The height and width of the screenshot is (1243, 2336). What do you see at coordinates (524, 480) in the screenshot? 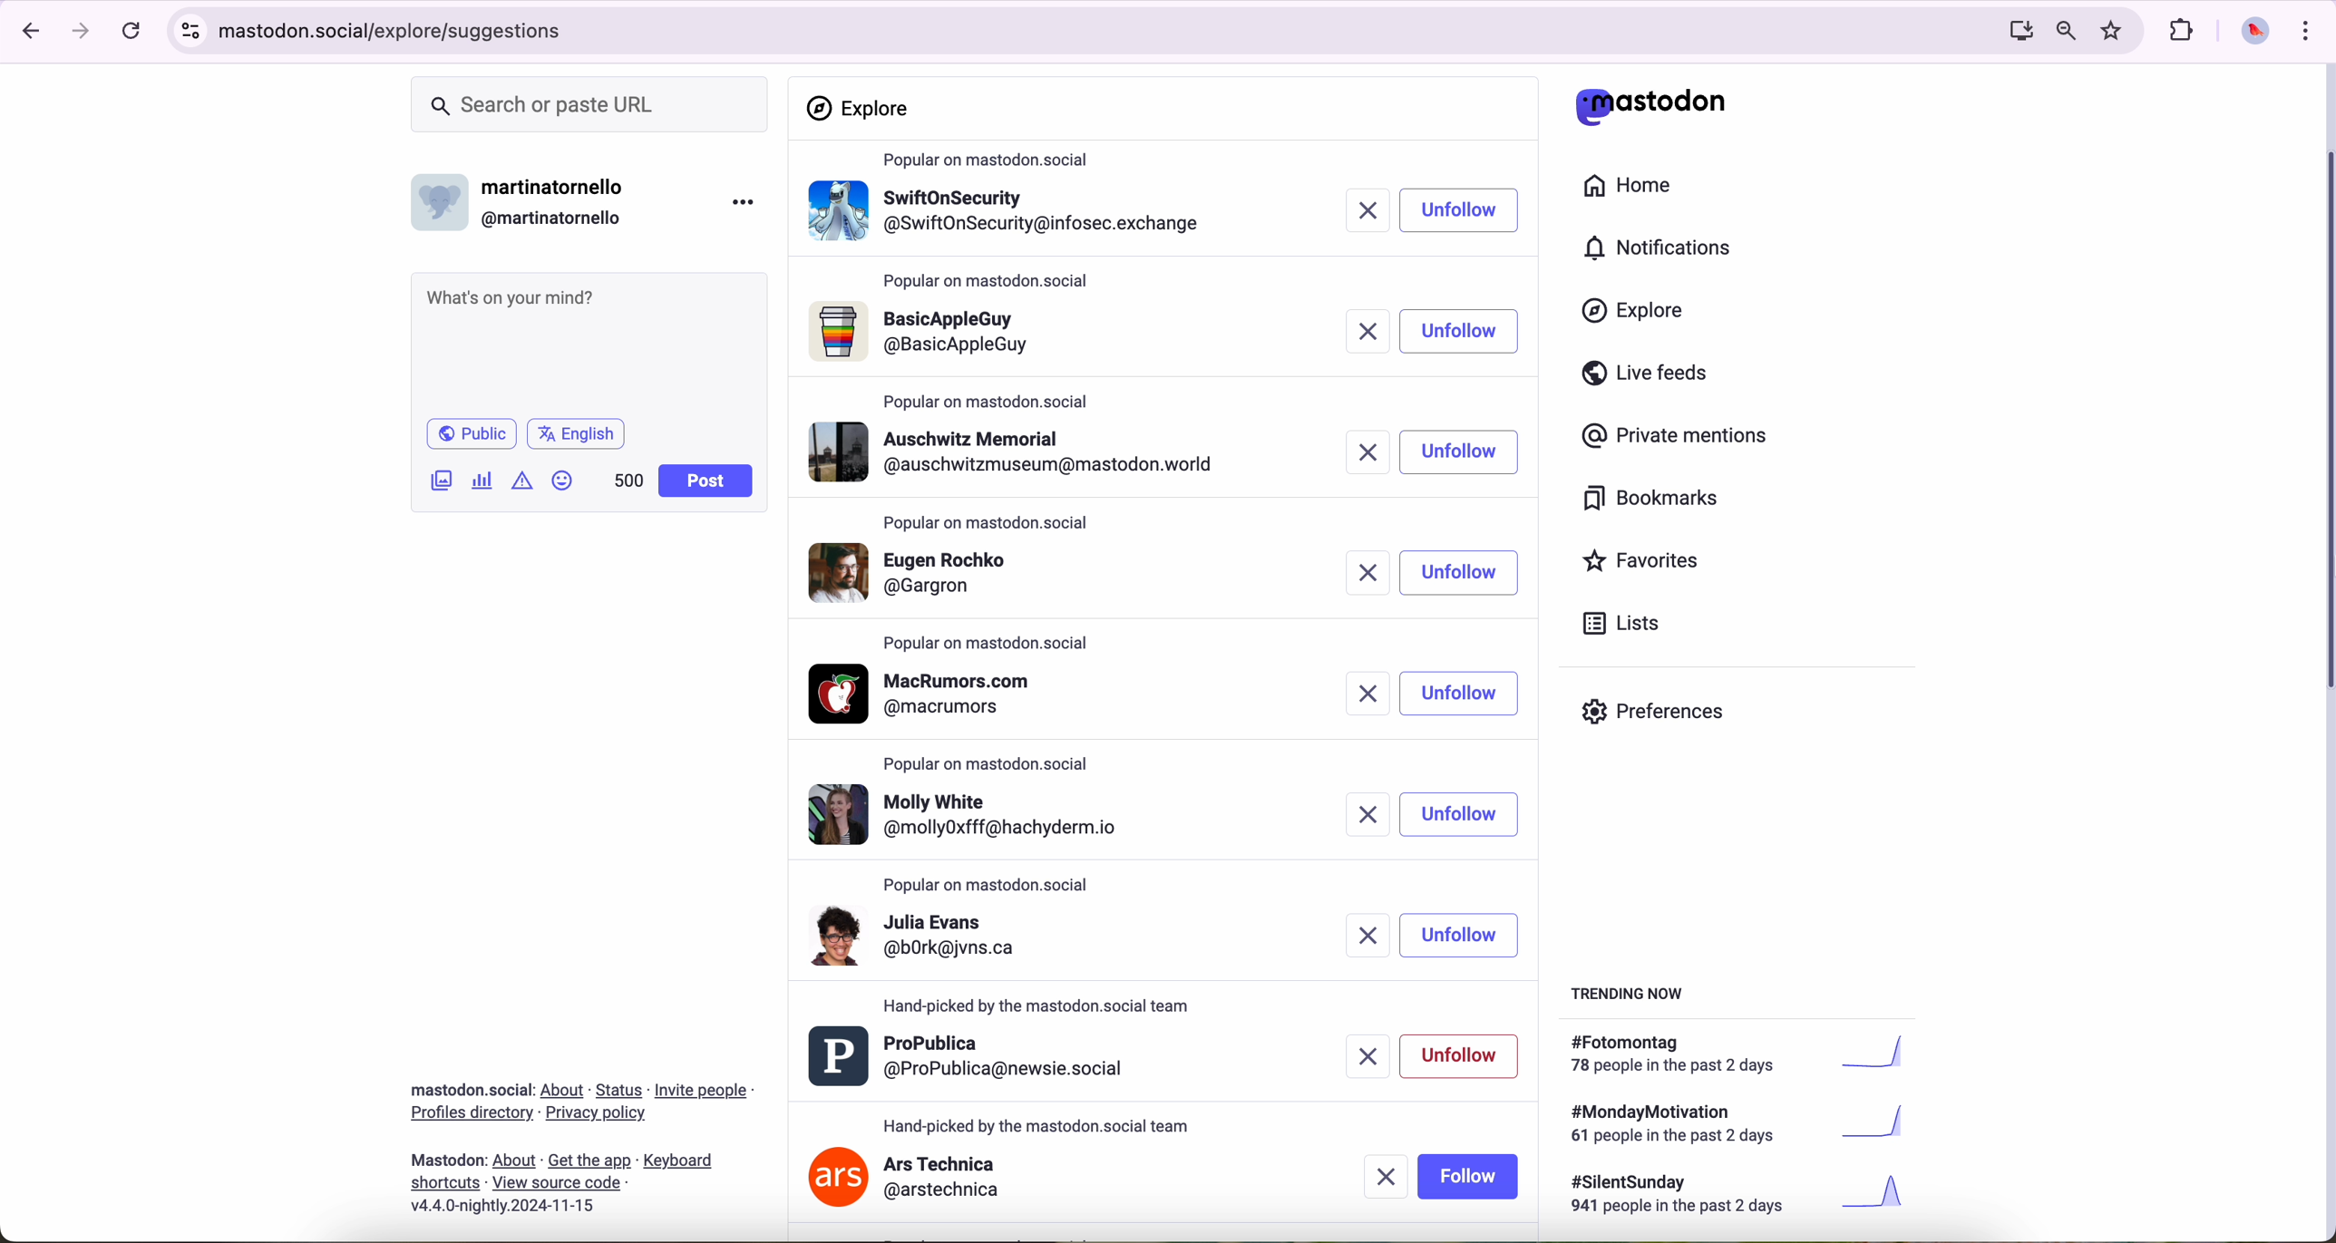
I see `icon` at bounding box center [524, 480].